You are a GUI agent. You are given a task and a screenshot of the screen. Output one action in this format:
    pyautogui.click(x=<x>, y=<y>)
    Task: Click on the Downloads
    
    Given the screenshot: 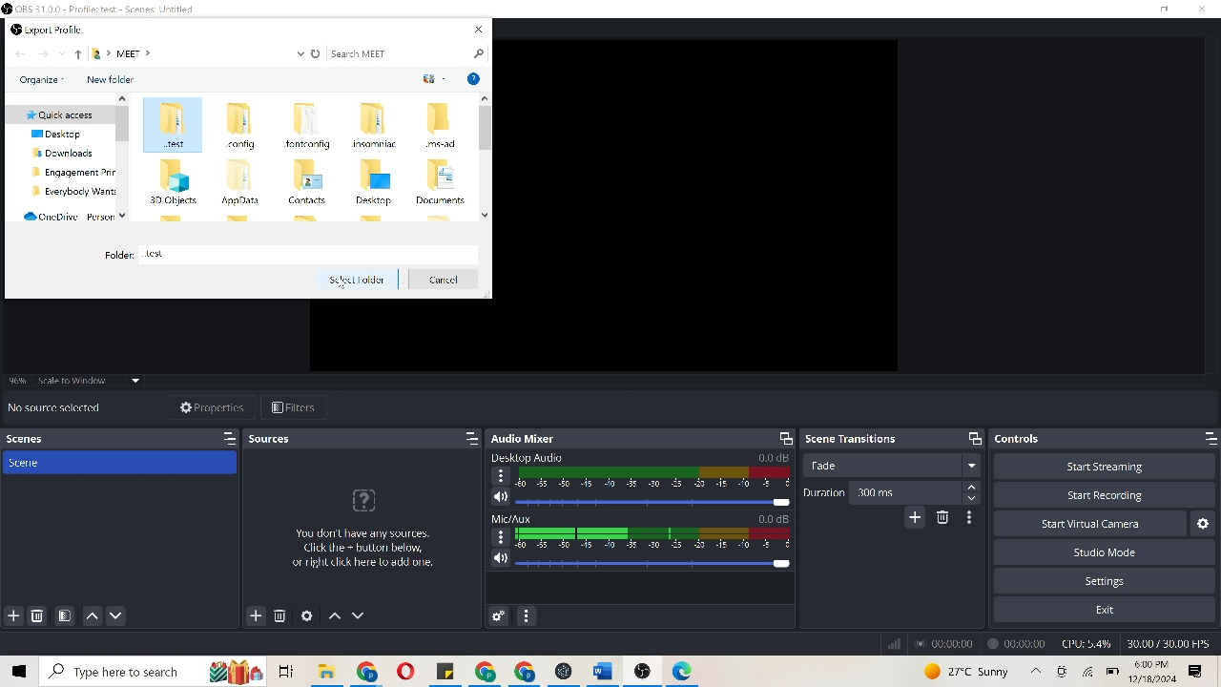 What is the action you would take?
    pyautogui.click(x=64, y=154)
    